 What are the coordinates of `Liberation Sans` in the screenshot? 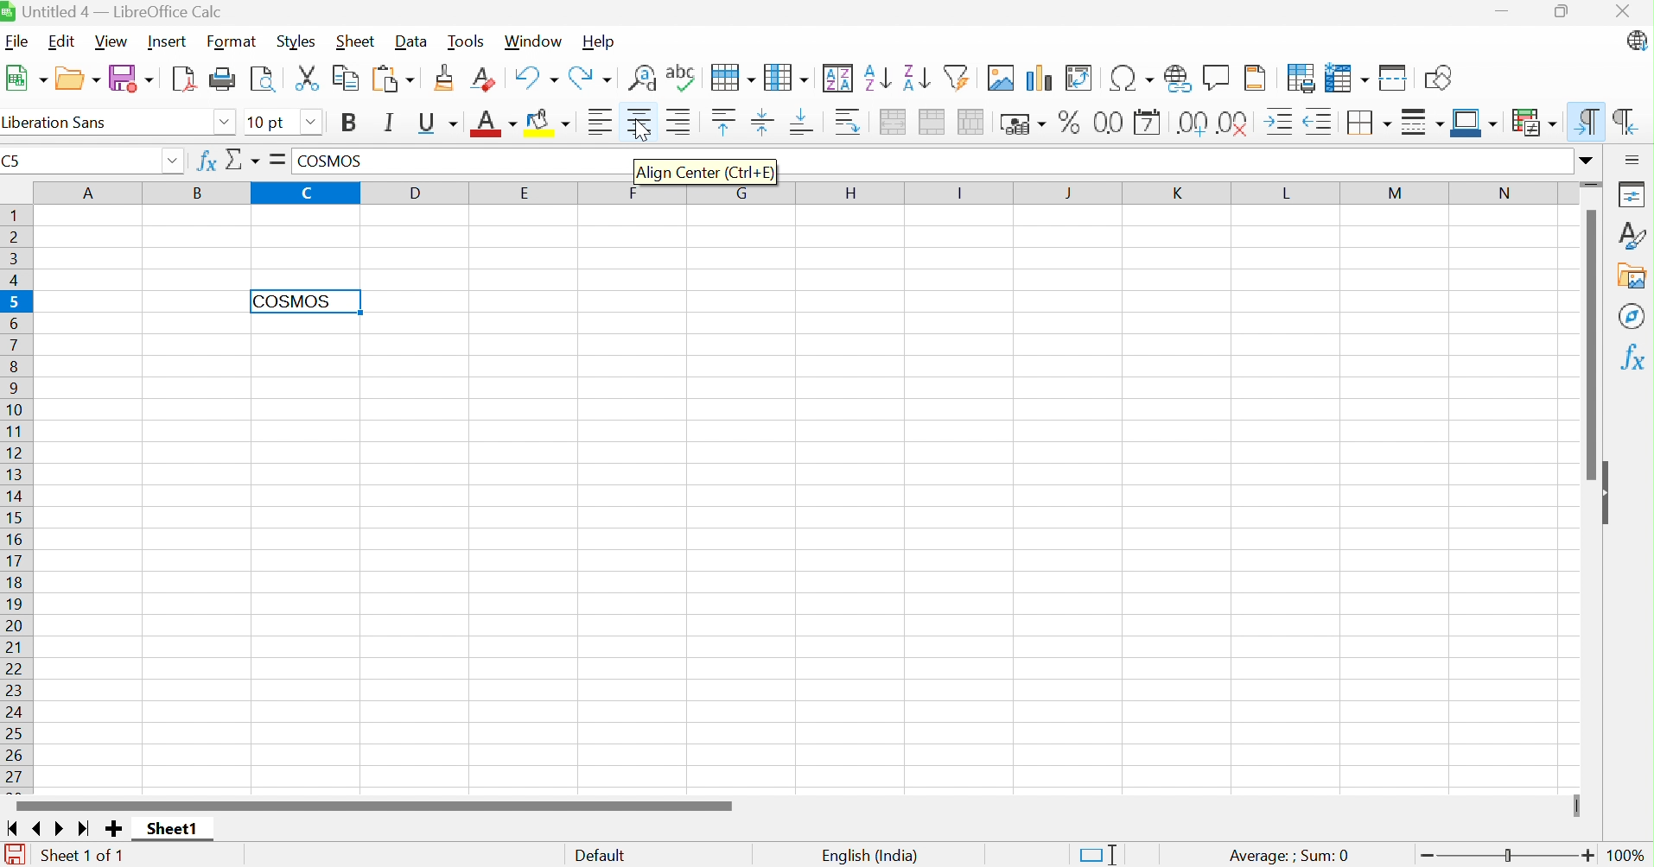 It's located at (59, 123).